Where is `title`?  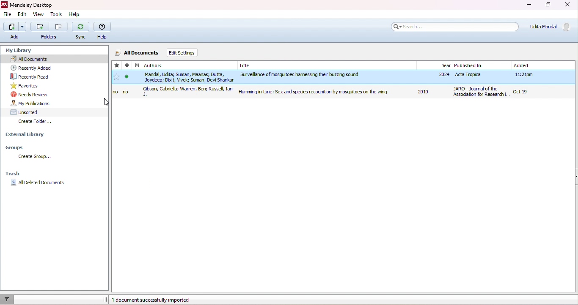
title is located at coordinates (245, 65).